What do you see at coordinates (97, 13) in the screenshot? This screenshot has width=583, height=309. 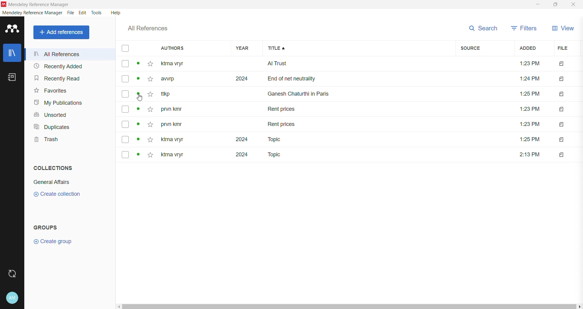 I see `Tools` at bounding box center [97, 13].